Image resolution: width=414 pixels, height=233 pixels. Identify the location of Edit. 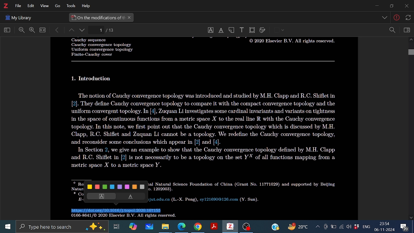
(30, 6).